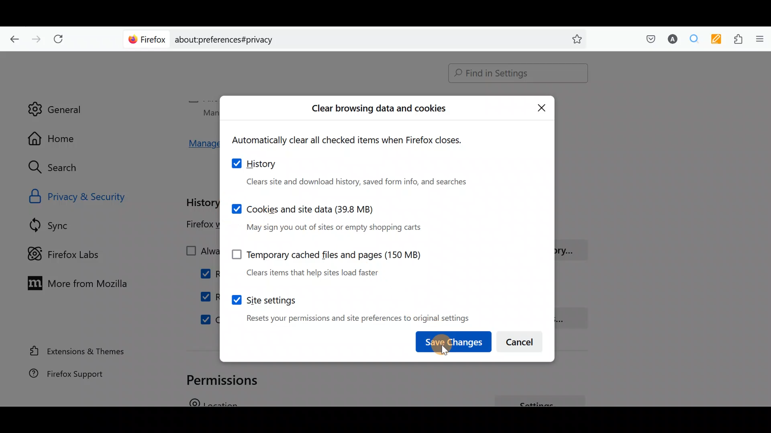 This screenshot has width=771, height=433. I want to click on Search icon, so click(61, 168).